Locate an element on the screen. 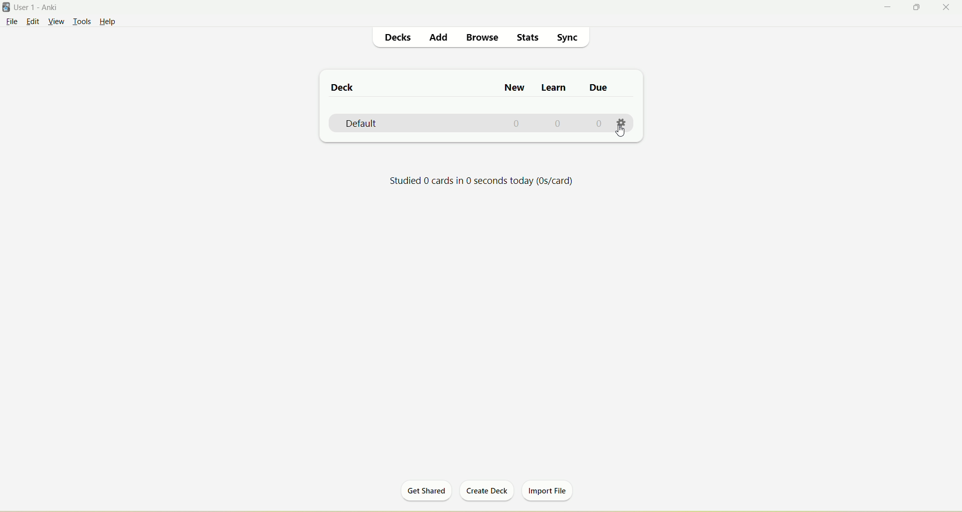 This screenshot has width=962, height=512. Studied 0 cards in 0 seconds today is located at coordinates (483, 183).